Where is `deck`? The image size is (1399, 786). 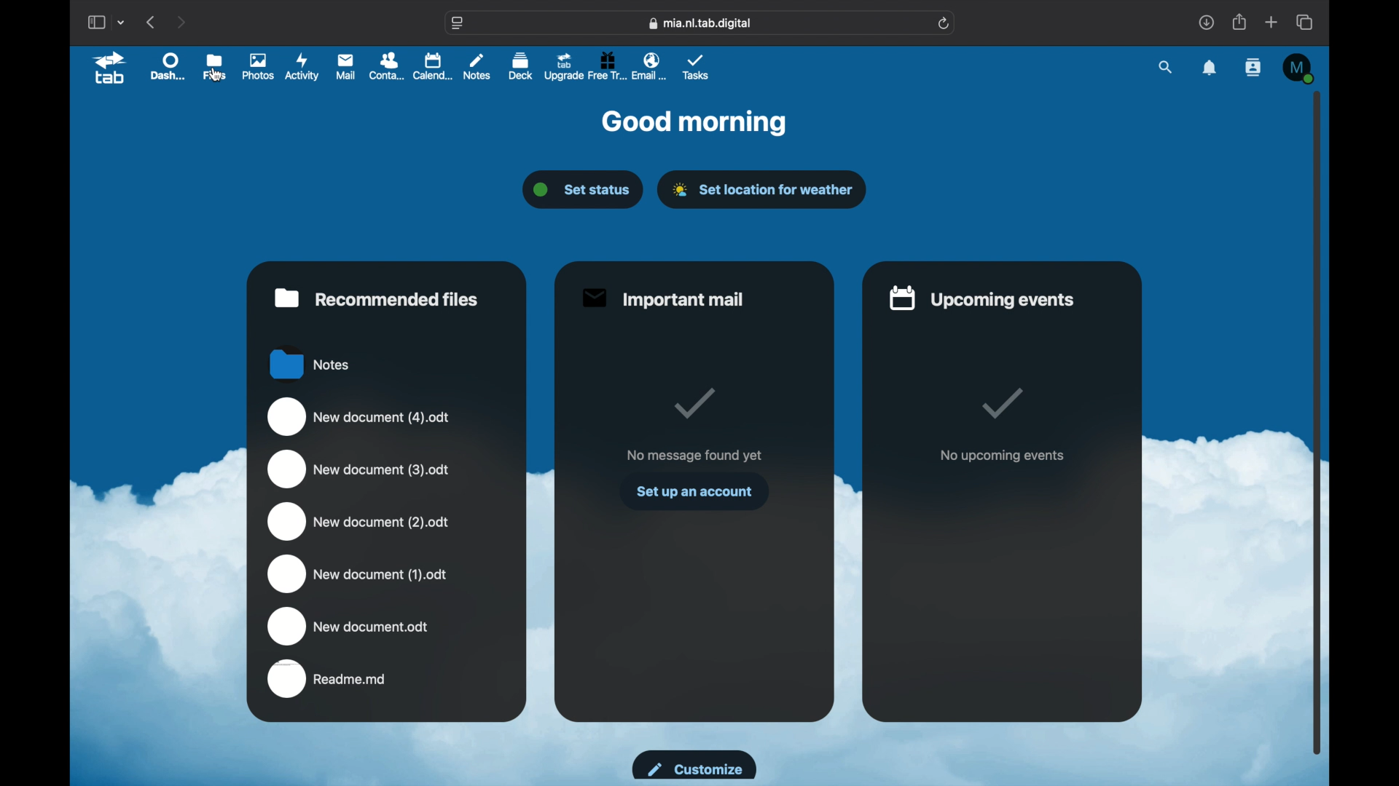 deck is located at coordinates (521, 65).